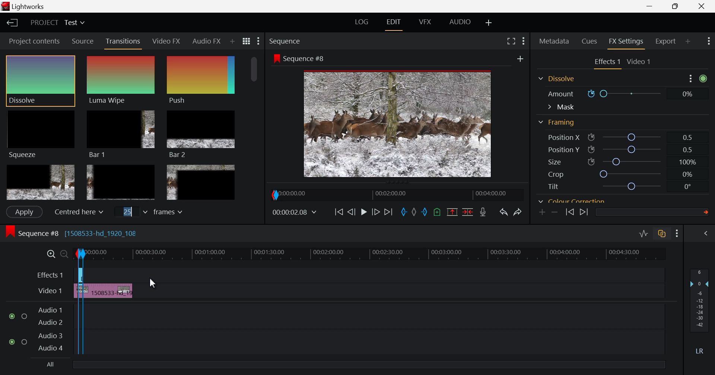 The image size is (715, 375). I want to click on Toggle auto track sync, so click(662, 234).